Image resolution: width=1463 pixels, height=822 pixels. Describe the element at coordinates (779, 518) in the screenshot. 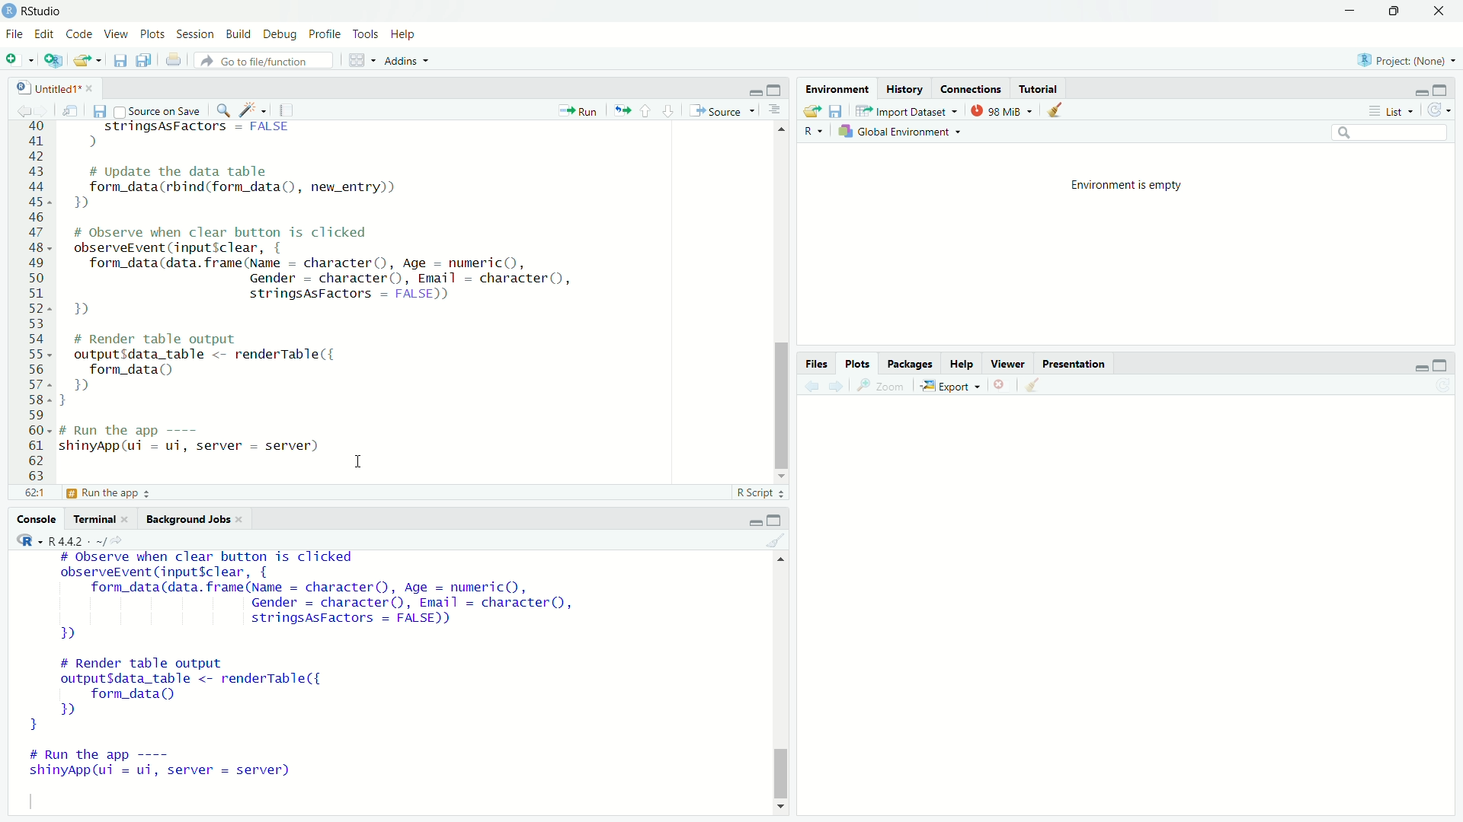

I see `maximize` at that location.